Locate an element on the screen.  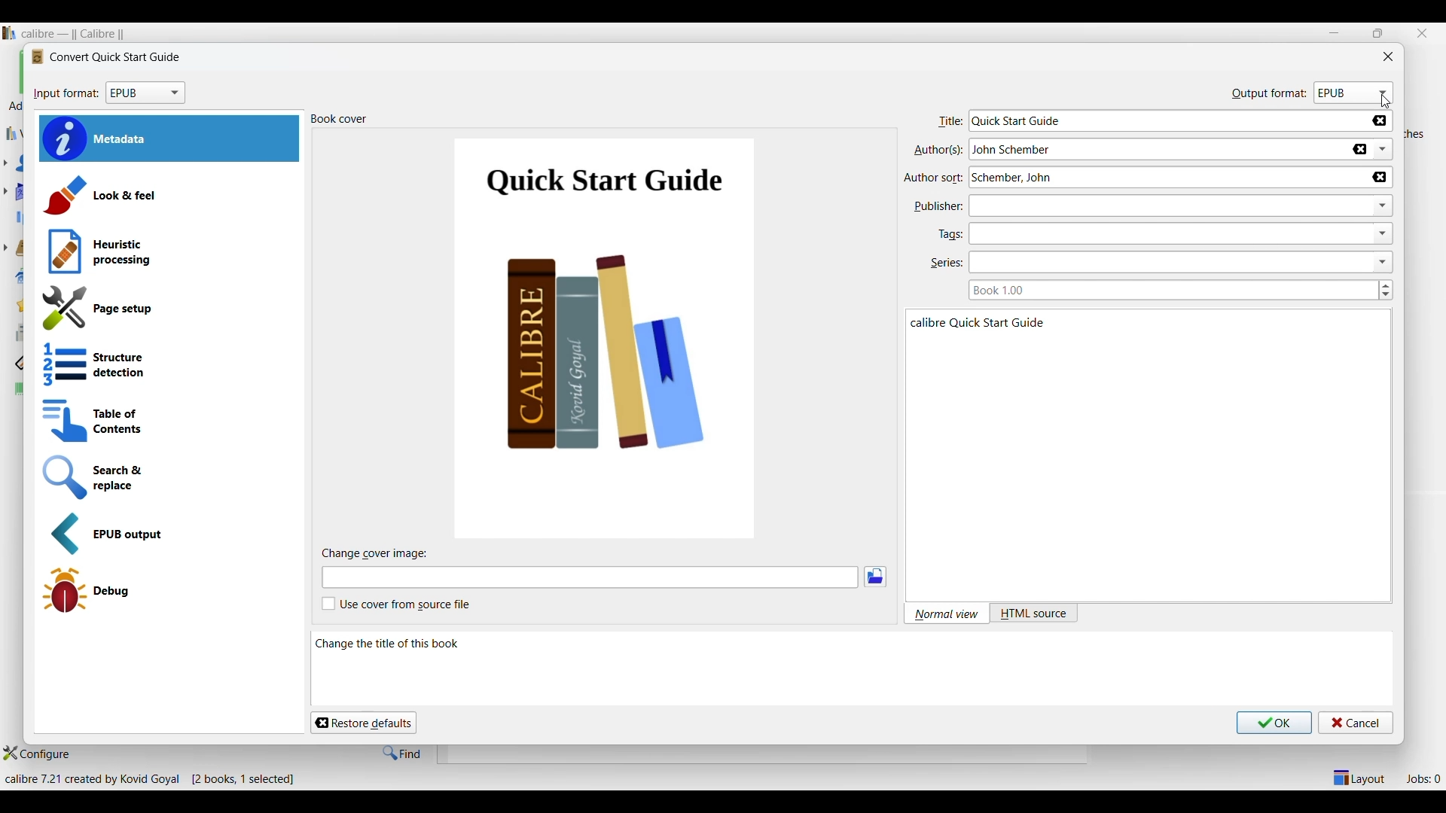
List authors is located at coordinates (1383, 149).